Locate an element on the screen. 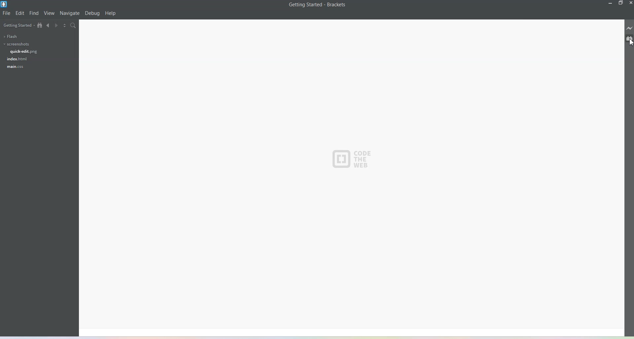  Extension Manager is located at coordinates (629, 39).